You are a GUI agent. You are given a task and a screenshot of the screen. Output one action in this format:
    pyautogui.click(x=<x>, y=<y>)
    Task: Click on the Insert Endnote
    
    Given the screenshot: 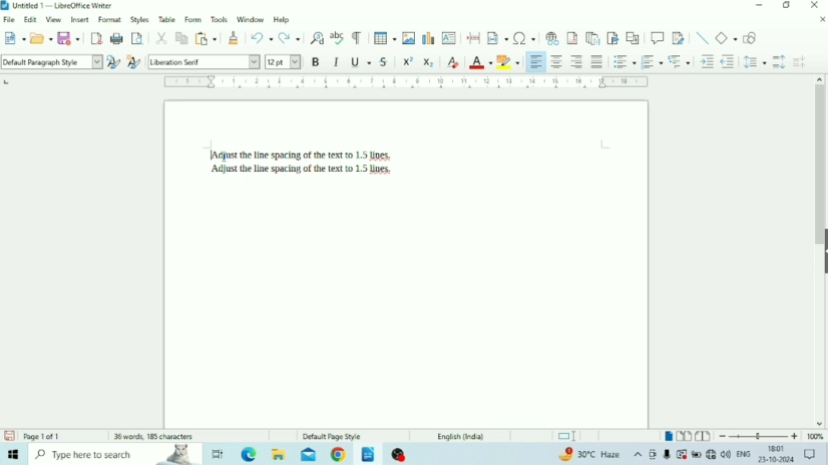 What is the action you would take?
    pyautogui.click(x=592, y=37)
    